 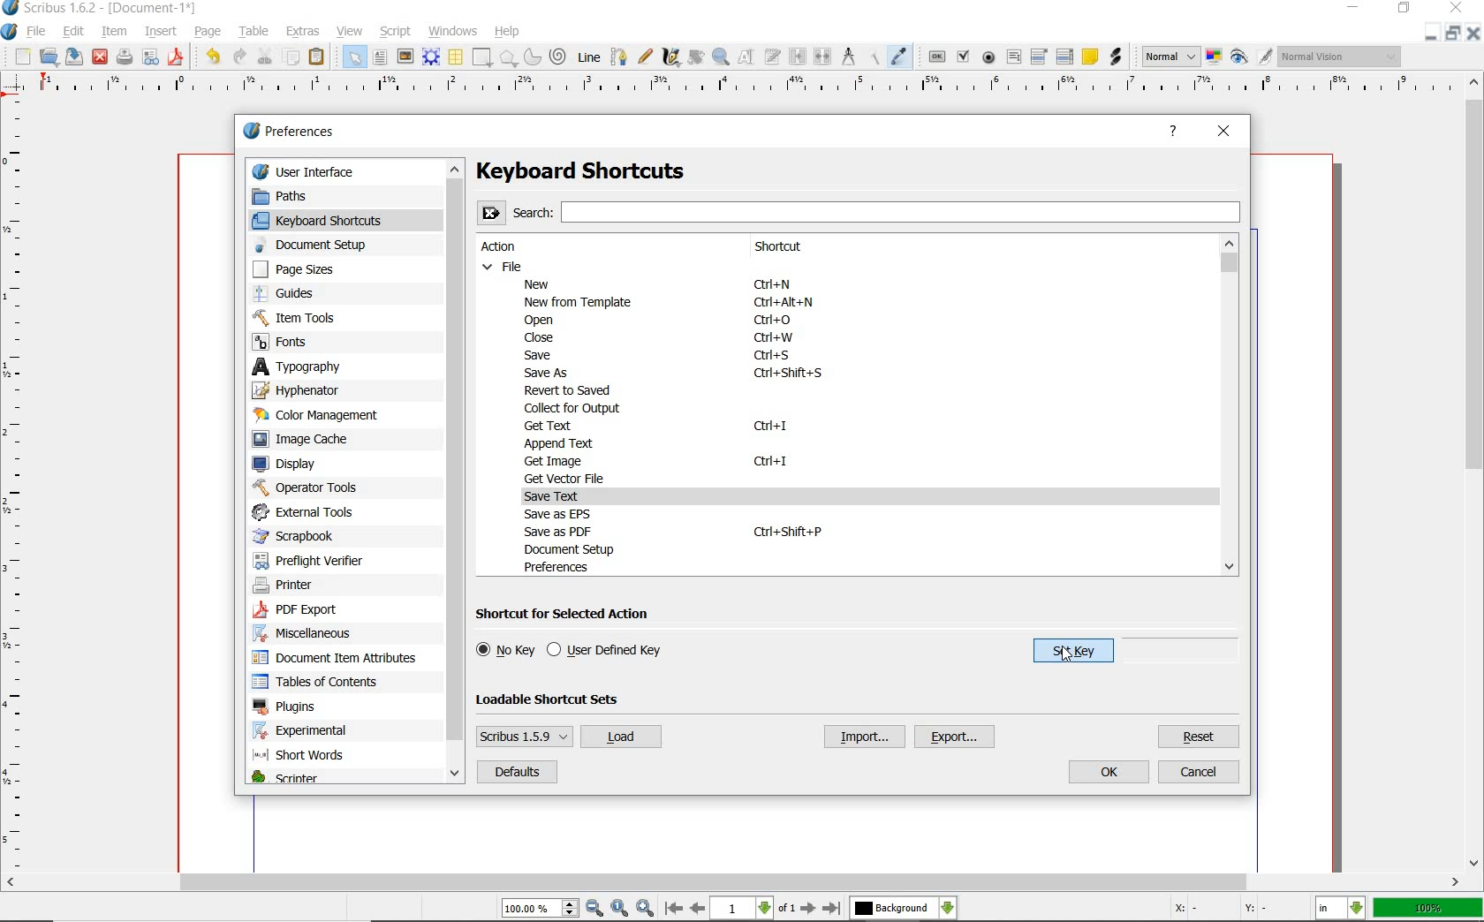 I want to click on scrollbar, so click(x=732, y=884).